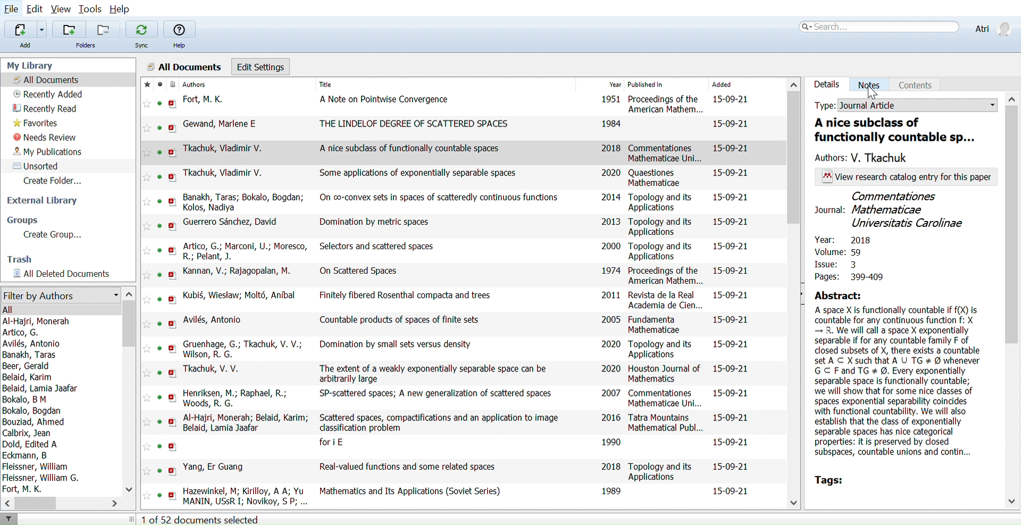  What do you see at coordinates (102, 30) in the screenshot?
I see `Remove folders` at bounding box center [102, 30].